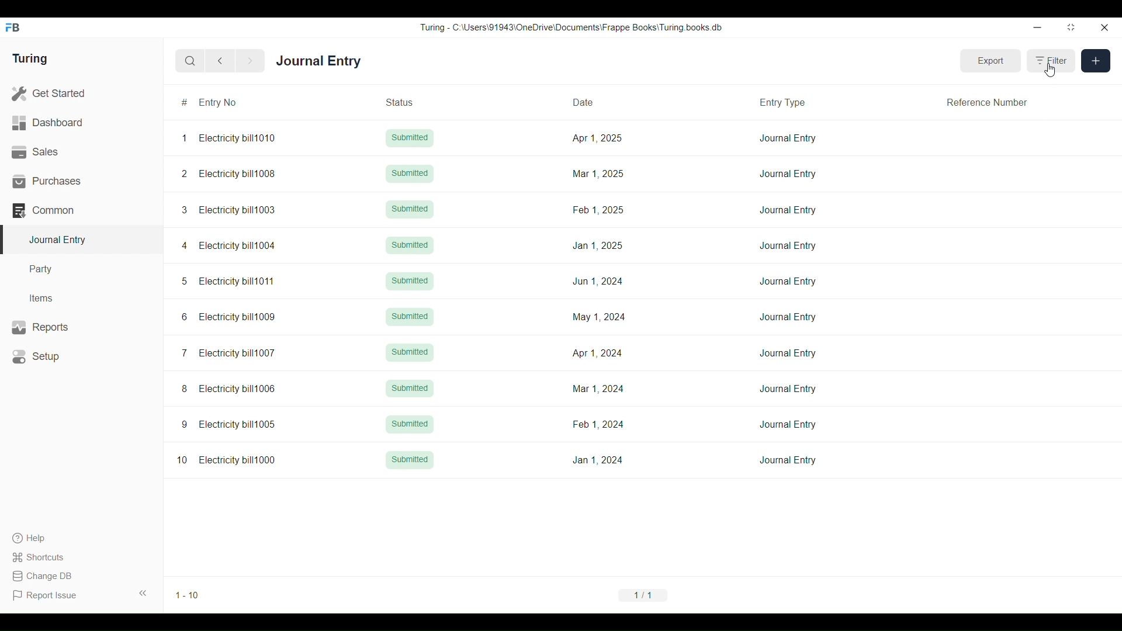  Describe the element at coordinates (45, 557) in the screenshot. I see `Shortcuts` at that location.